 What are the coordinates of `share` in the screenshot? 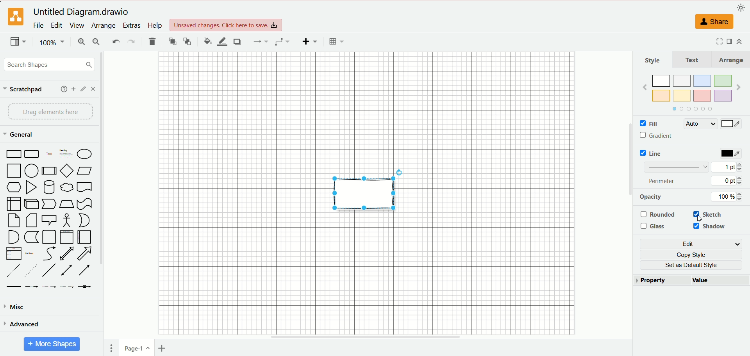 It's located at (712, 21).